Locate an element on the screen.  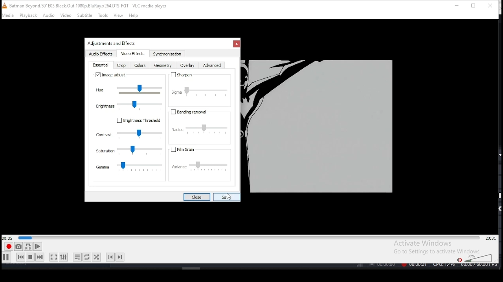
frame by frame is located at coordinates (37, 246).